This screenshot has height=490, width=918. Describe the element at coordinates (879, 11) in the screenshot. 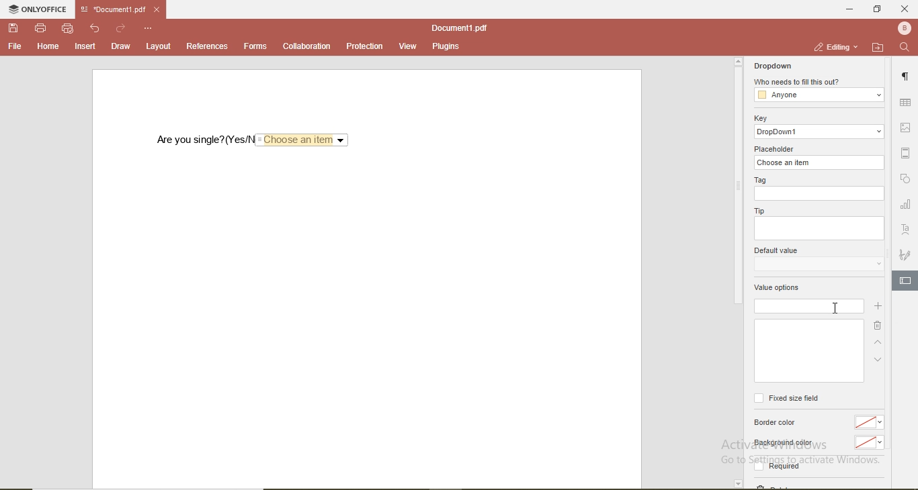

I see `restore` at that location.